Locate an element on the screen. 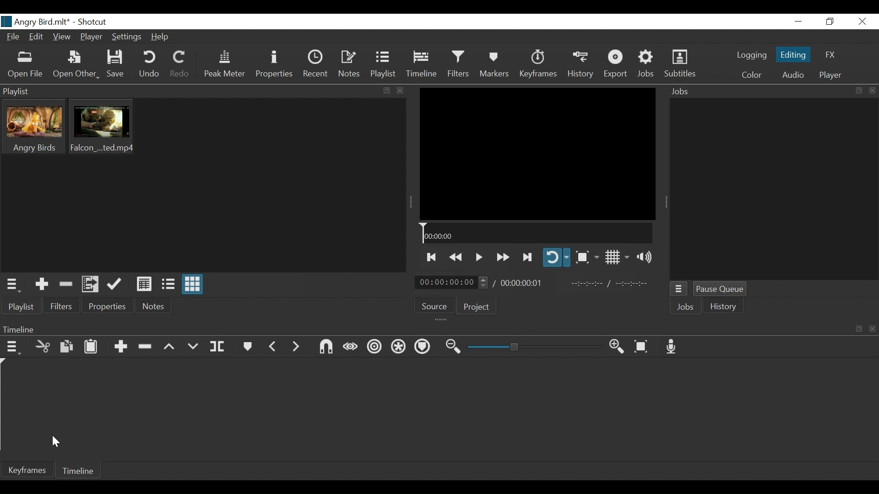 This screenshot has height=494, width=879. logging is located at coordinates (752, 55).